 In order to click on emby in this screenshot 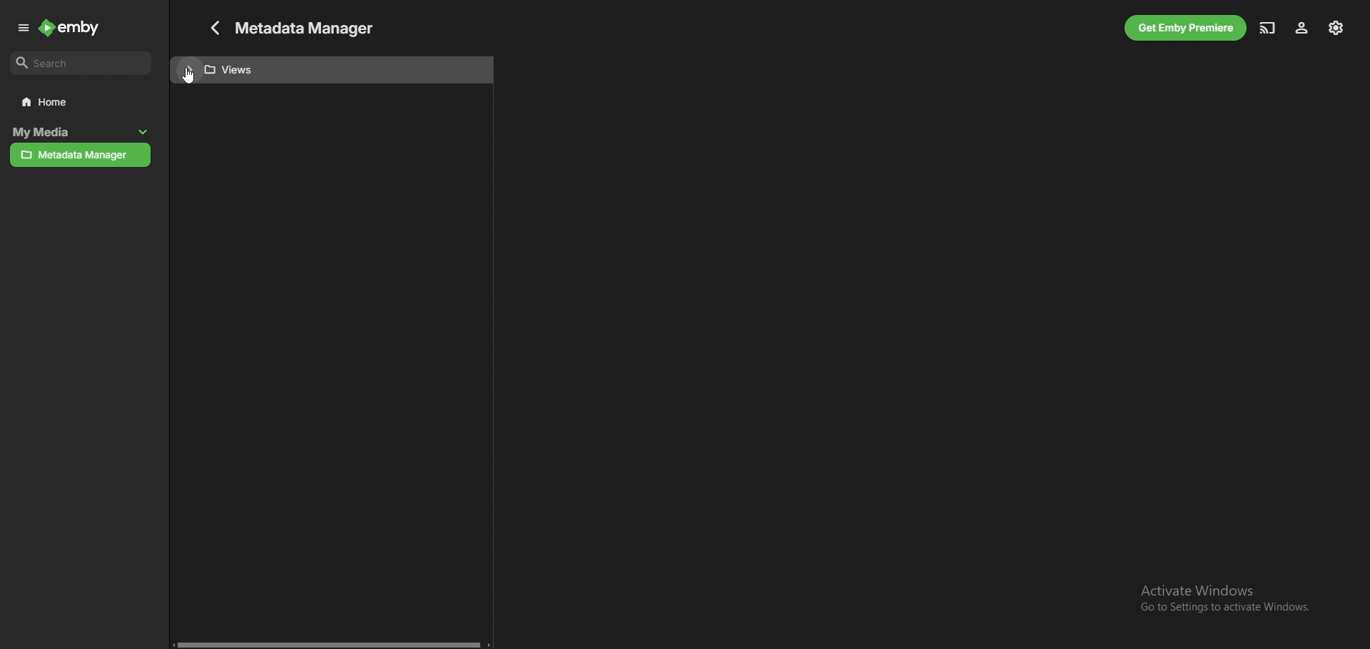, I will do `click(71, 27)`.